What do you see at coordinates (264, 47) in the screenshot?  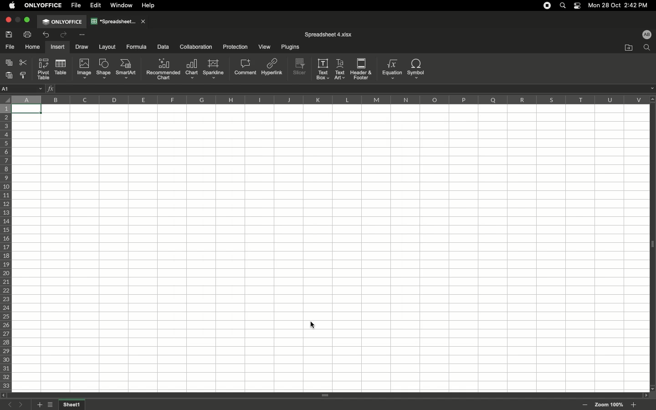 I see `View` at bounding box center [264, 47].